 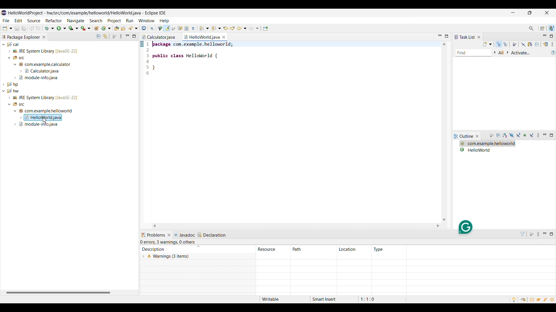 I want to click on Automatically fold uninteresting elements, so click(x=173, y=29).